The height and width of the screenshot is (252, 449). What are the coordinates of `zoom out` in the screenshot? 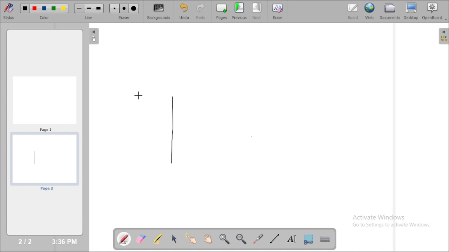 It's located at (242, 239).